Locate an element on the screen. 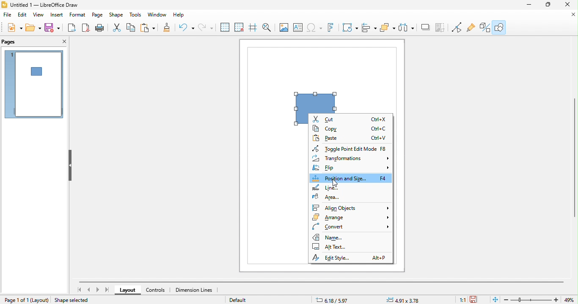 The image size is (578, 304). transformation is located at coordinates (350, 27).